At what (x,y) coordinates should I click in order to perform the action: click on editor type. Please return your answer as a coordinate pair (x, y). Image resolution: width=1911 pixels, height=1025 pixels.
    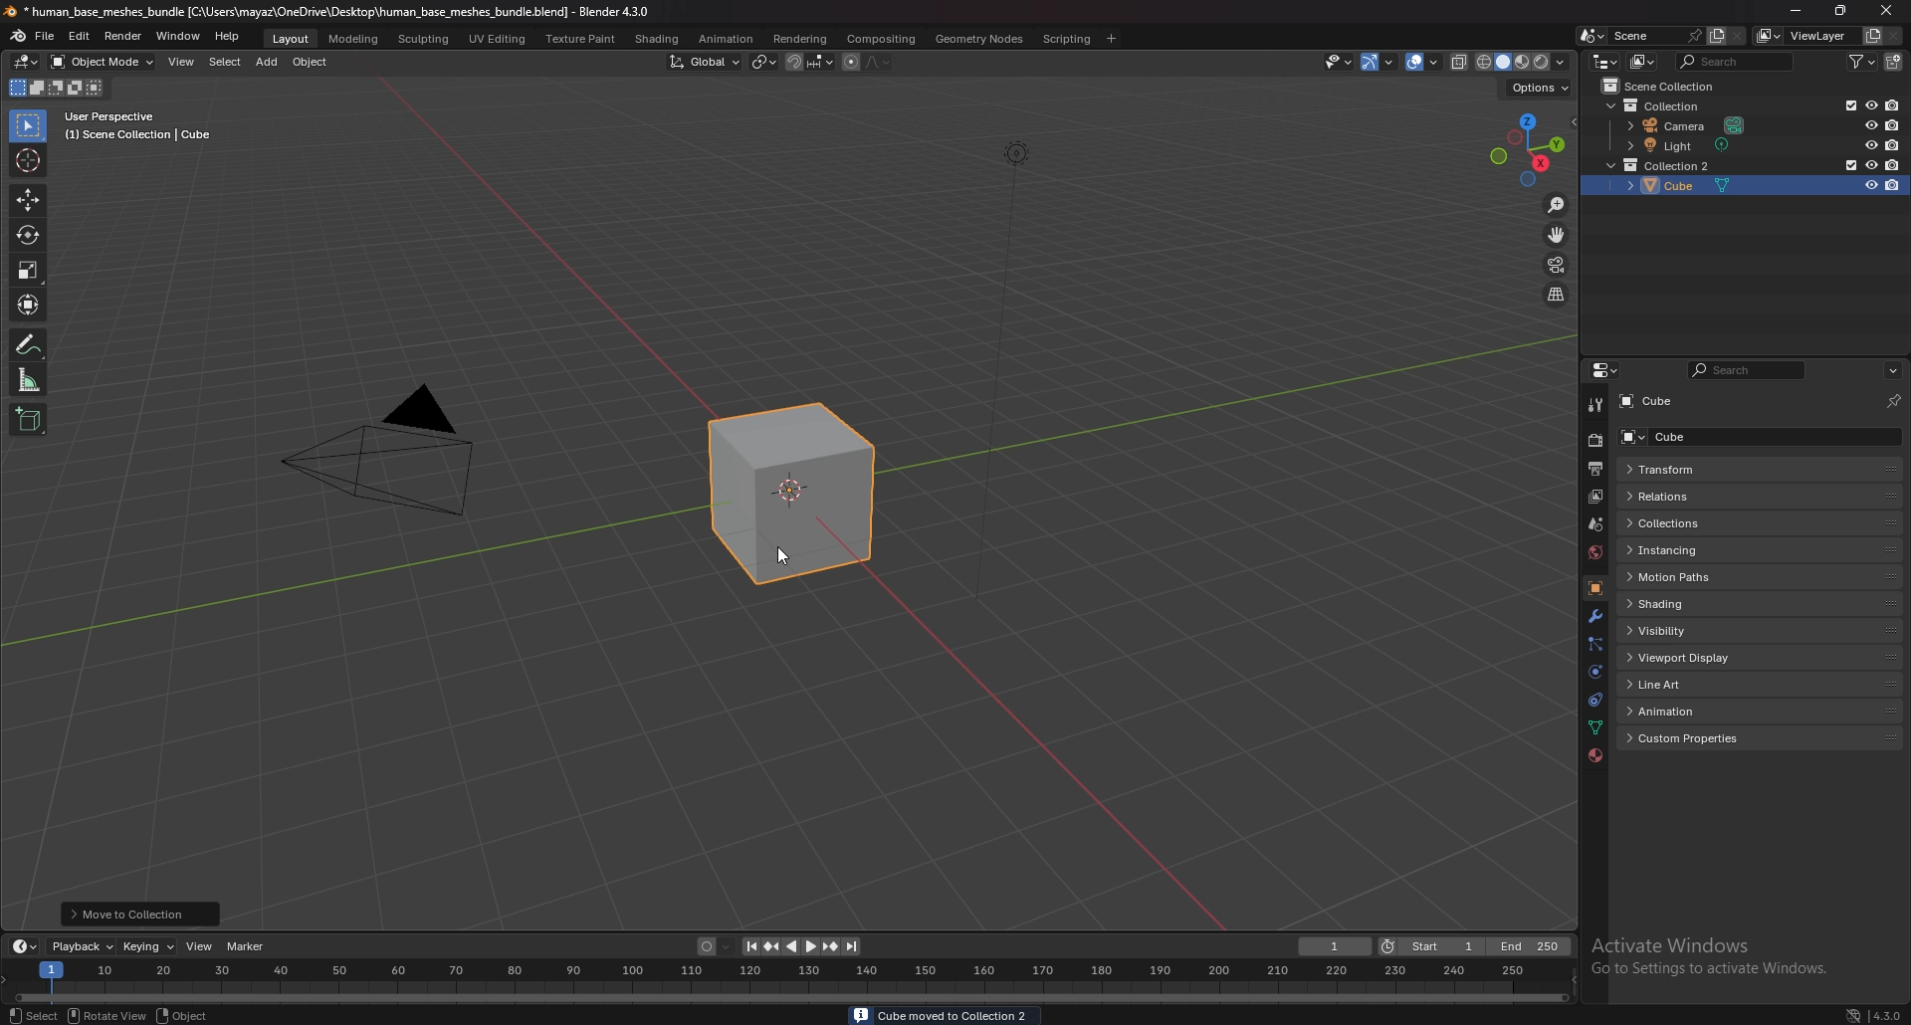
    Looking at the image, I should click on (28, 61).